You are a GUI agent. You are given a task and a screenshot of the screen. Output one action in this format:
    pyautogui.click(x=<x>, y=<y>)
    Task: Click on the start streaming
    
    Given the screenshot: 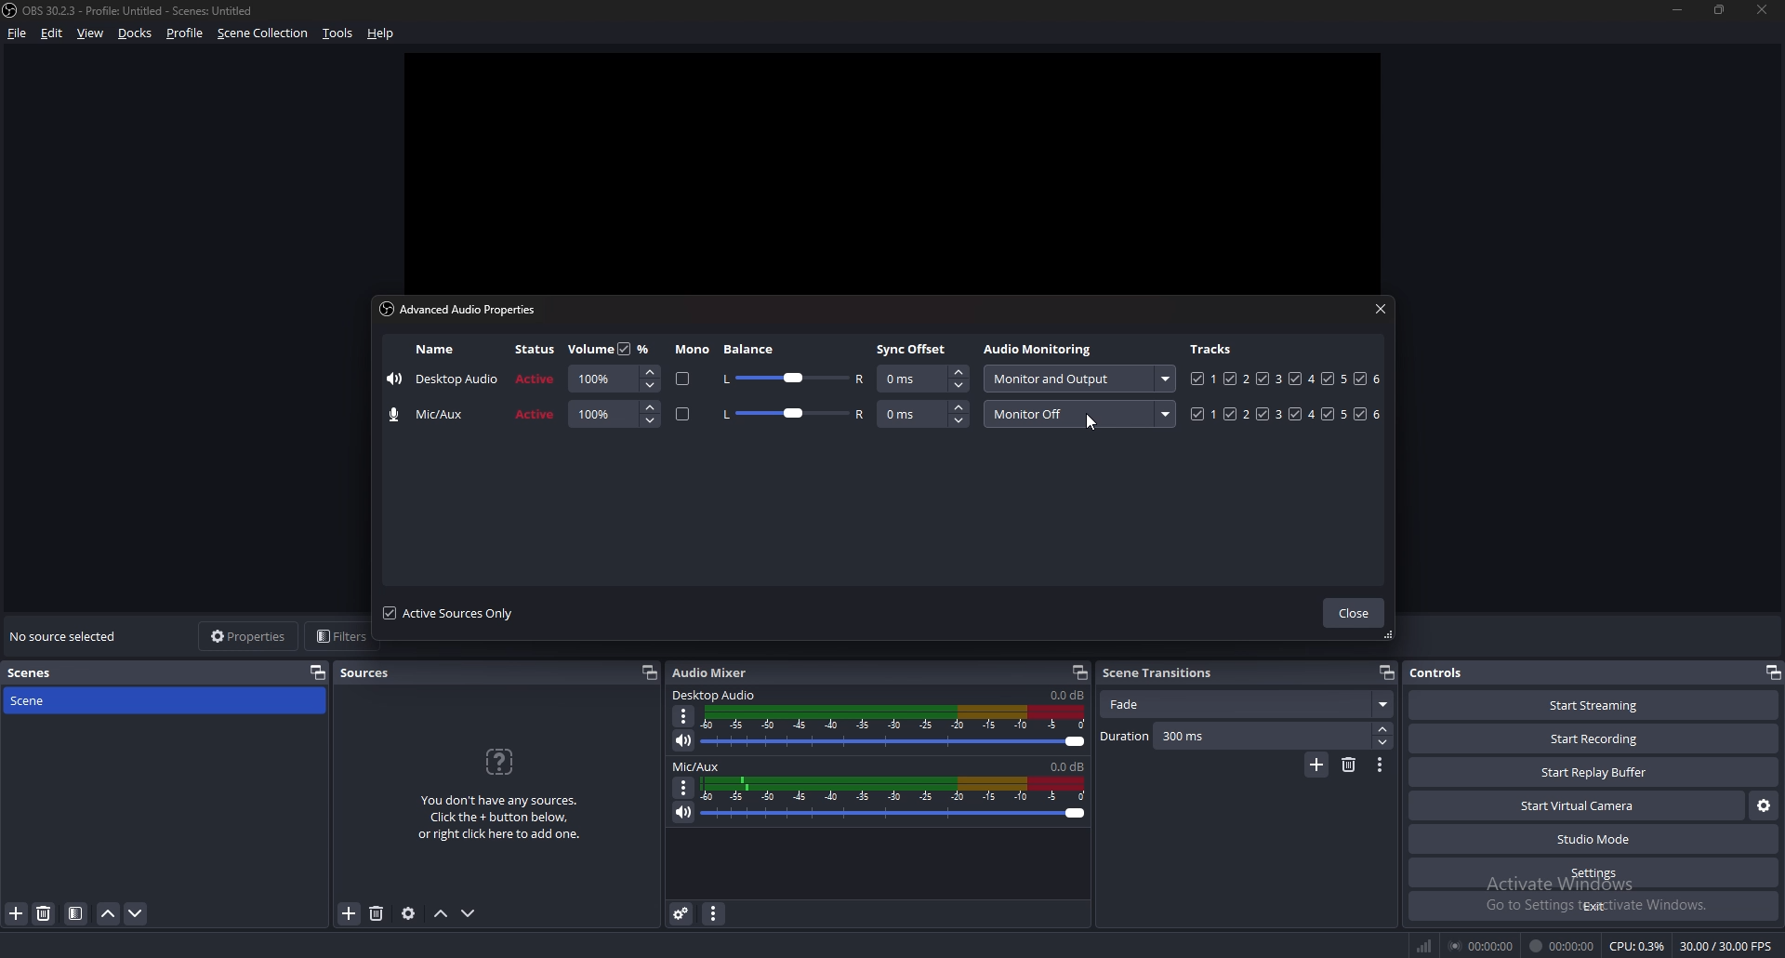 What is the action you would take?
    pyautogui.click(x=1593, y=705)
    